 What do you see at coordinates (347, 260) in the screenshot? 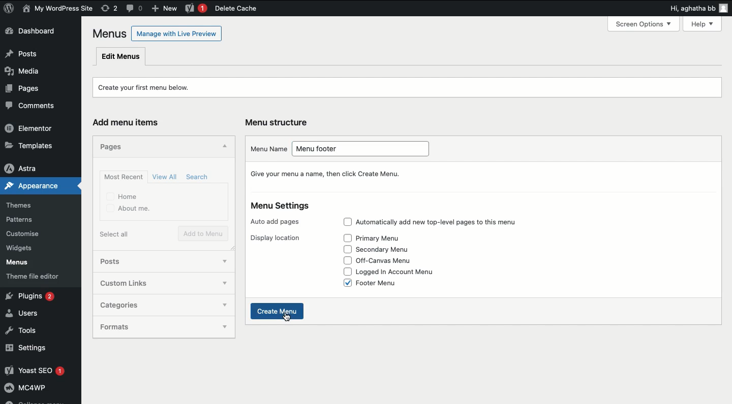
I see `Check box` at bounding box center [347, 260].